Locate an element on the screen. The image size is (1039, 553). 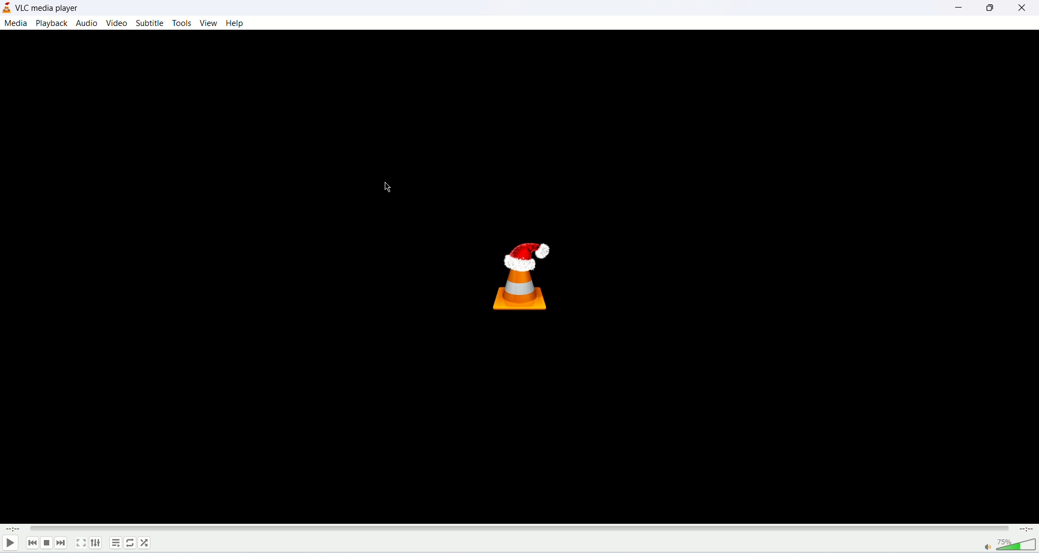
extended settings is located at coordinates (96, 543).